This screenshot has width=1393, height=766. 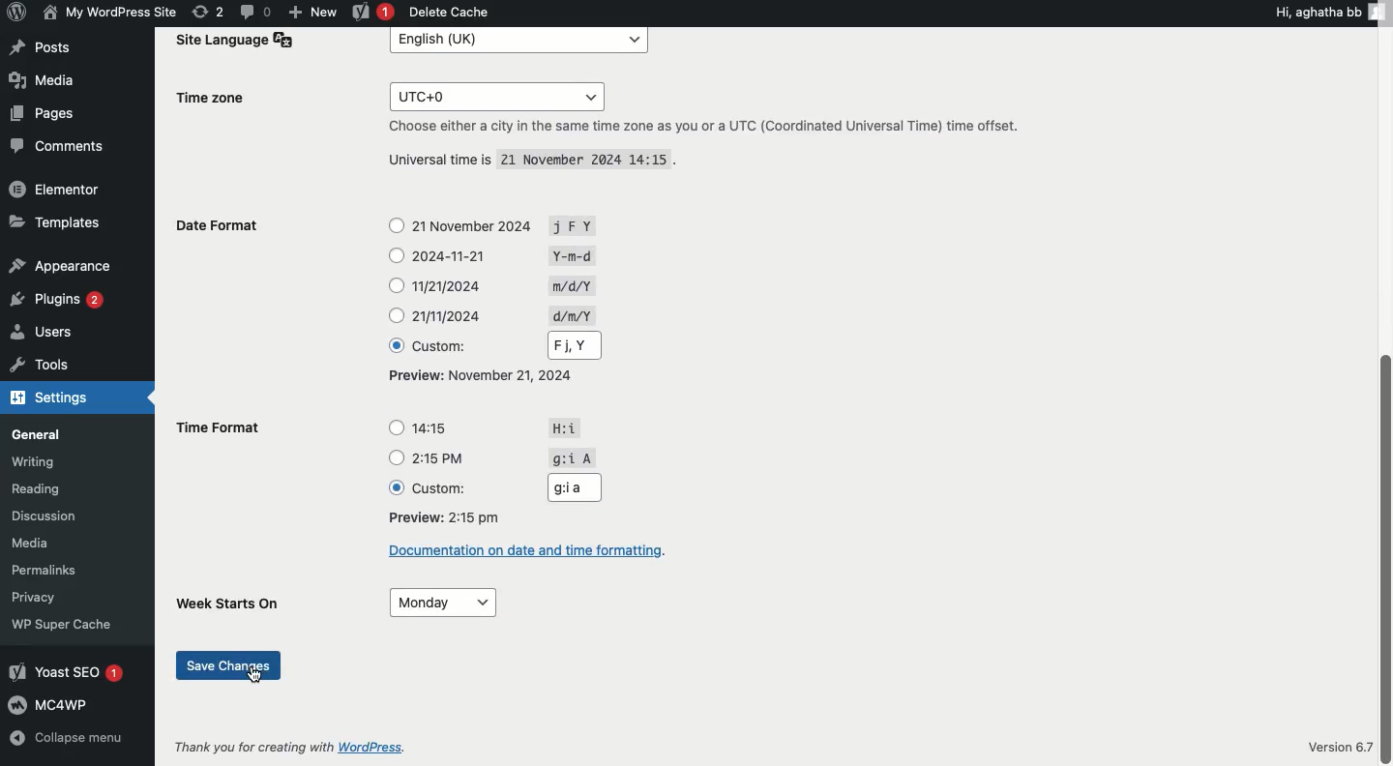 I want to click on  2024-11-21 Y-m-d, so click(x=497, y=258).